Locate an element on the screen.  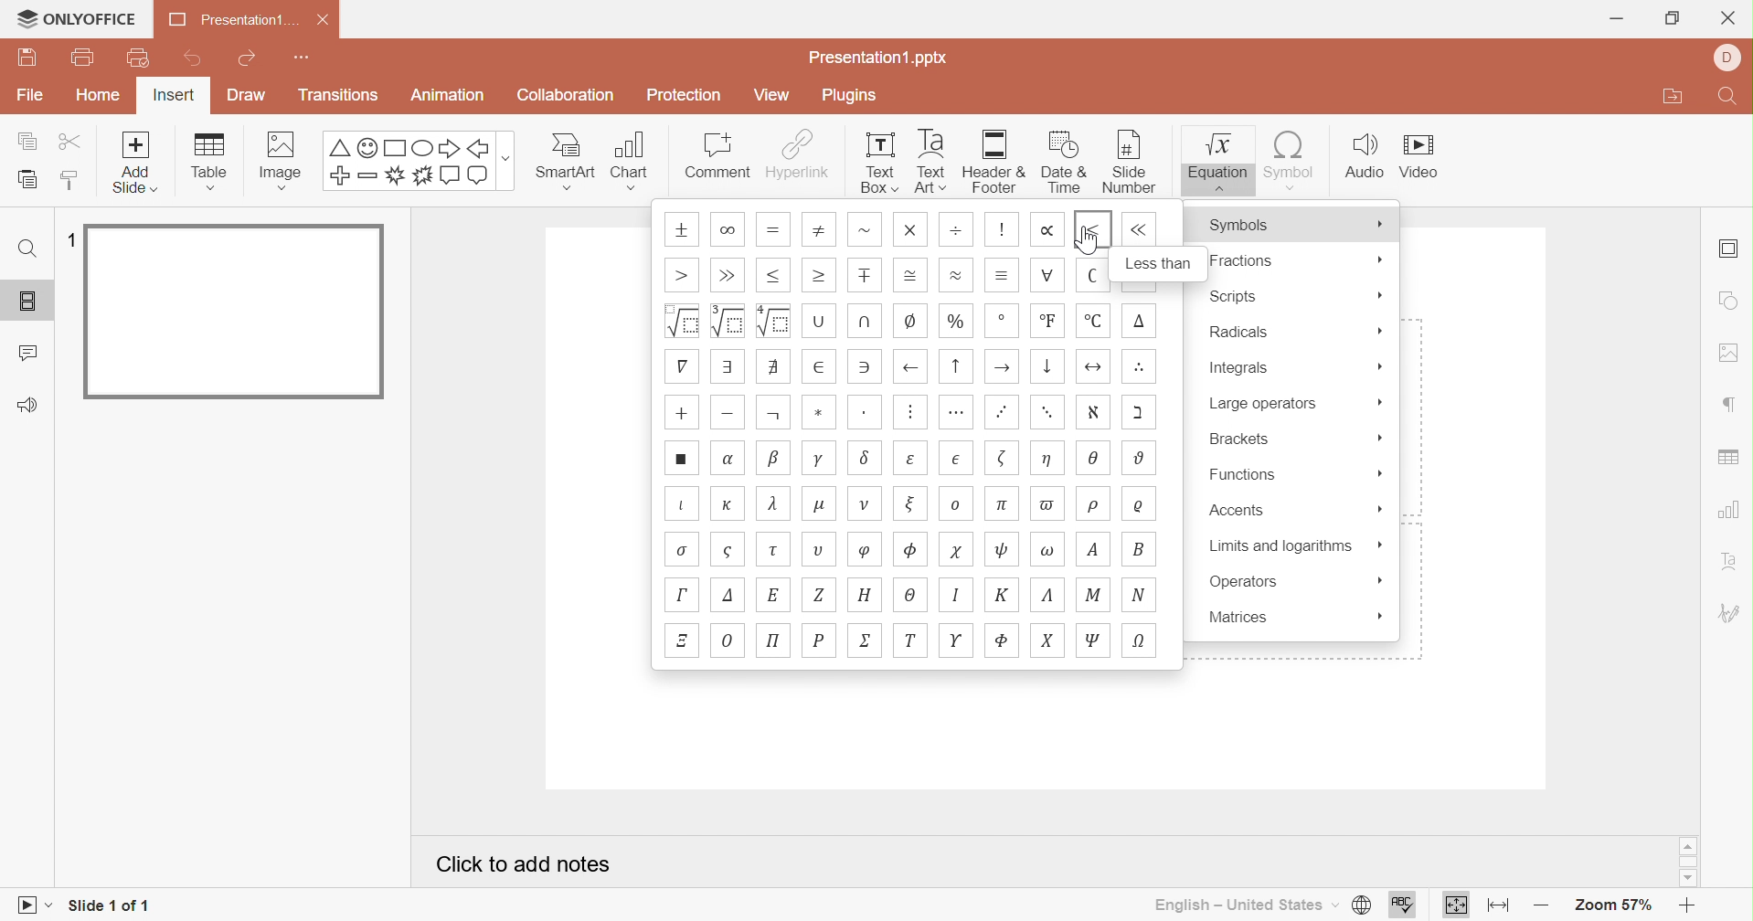
Presentation1 is located at coordinates (227, 22).